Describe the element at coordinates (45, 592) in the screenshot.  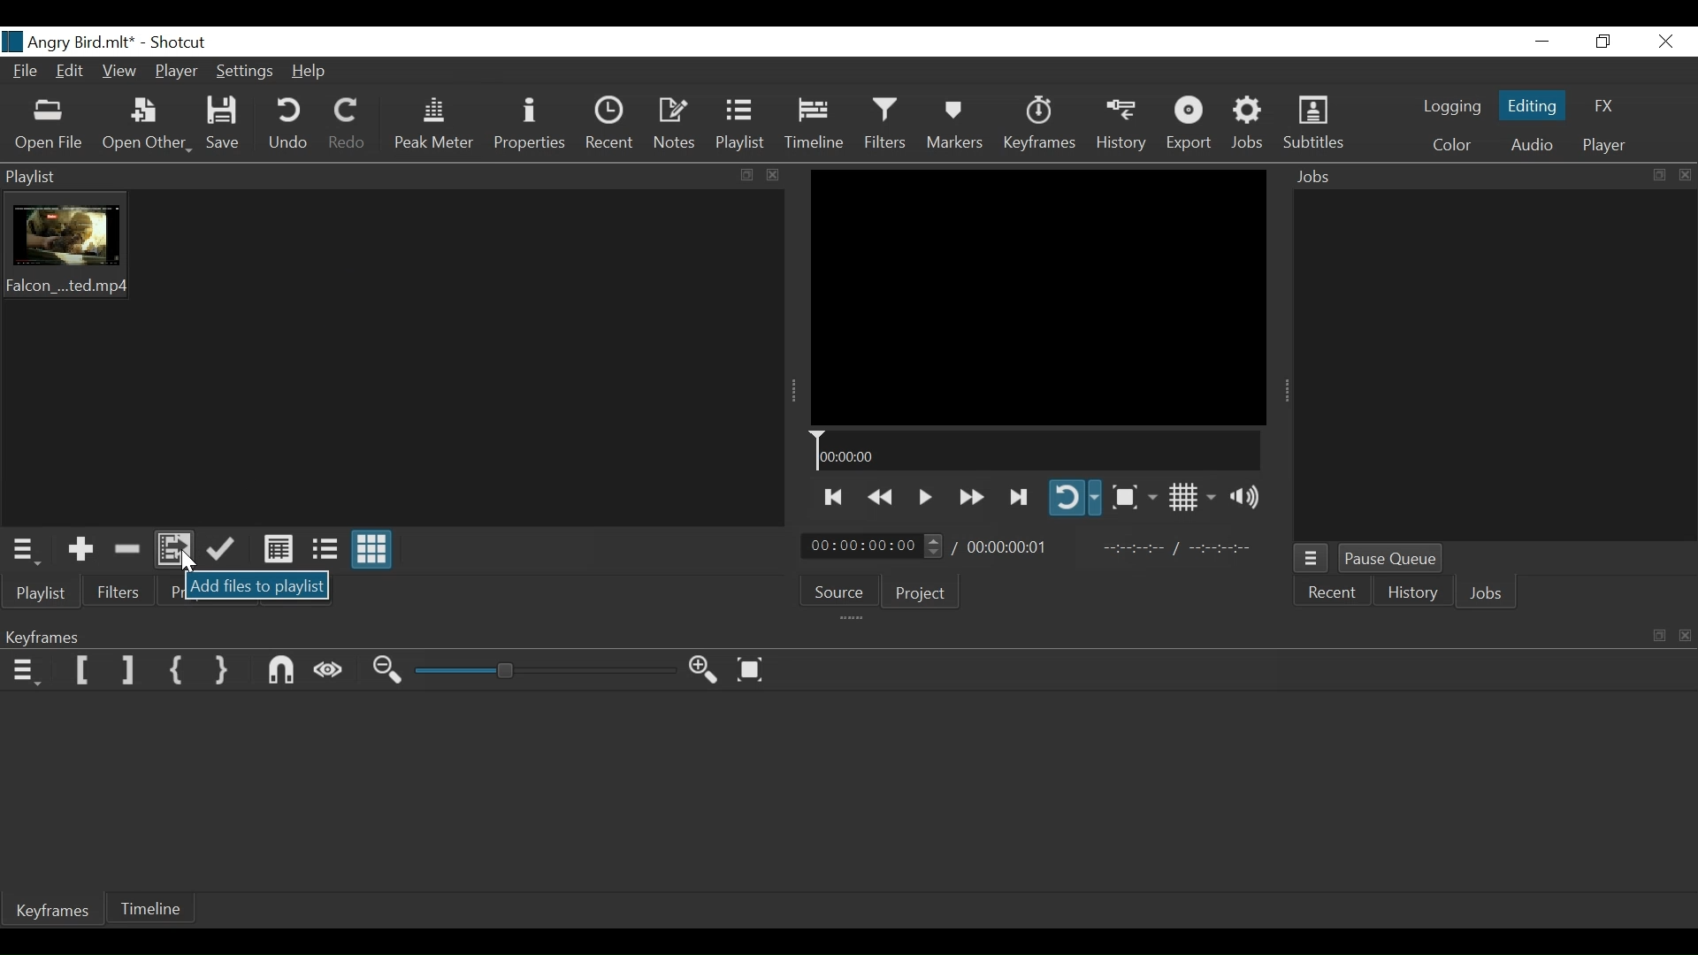
I see `Playlist` at that location.